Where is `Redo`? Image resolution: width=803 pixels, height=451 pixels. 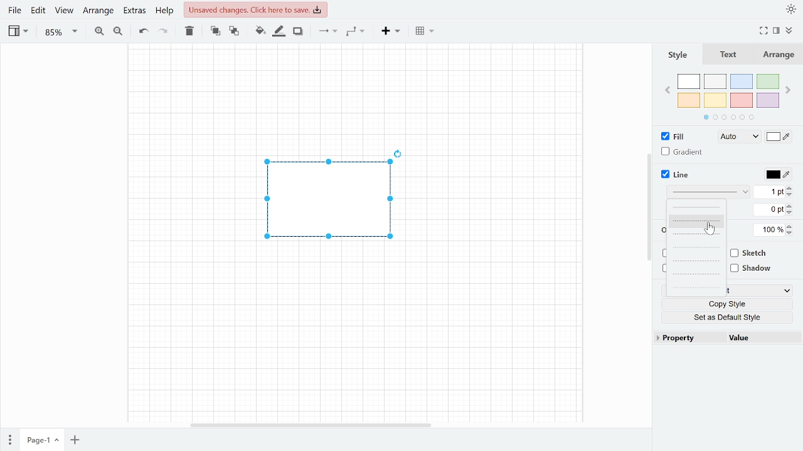
Redo is located at coordinates (164, 31).